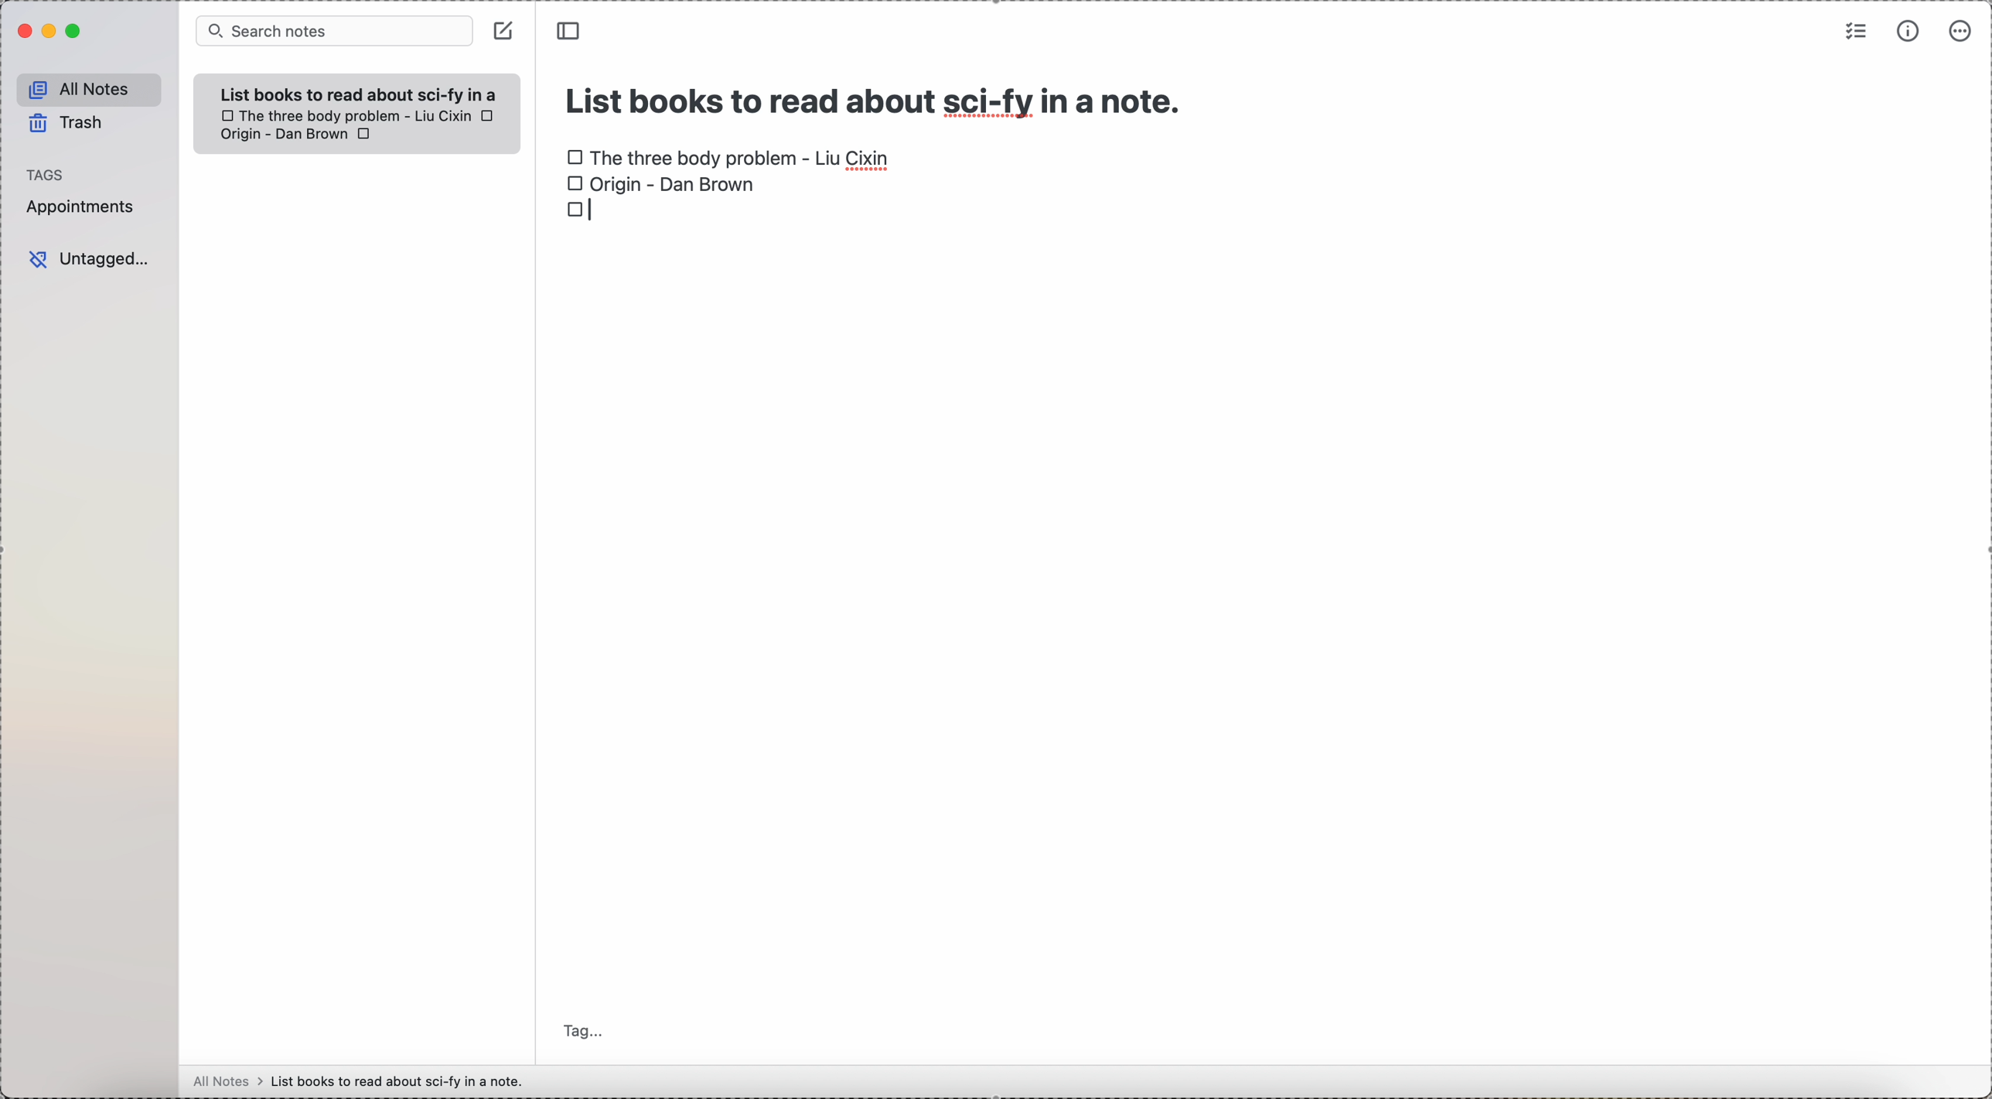 The height and width of the screenshot is (1099, 1992). Describe the element at coordinates (73, 33) in the screenshot. I see `maximize` at that location.